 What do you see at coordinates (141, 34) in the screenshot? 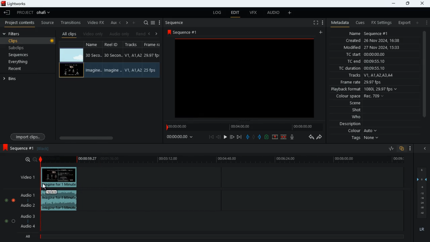
I see `rend` at bounding box center [141, 34].